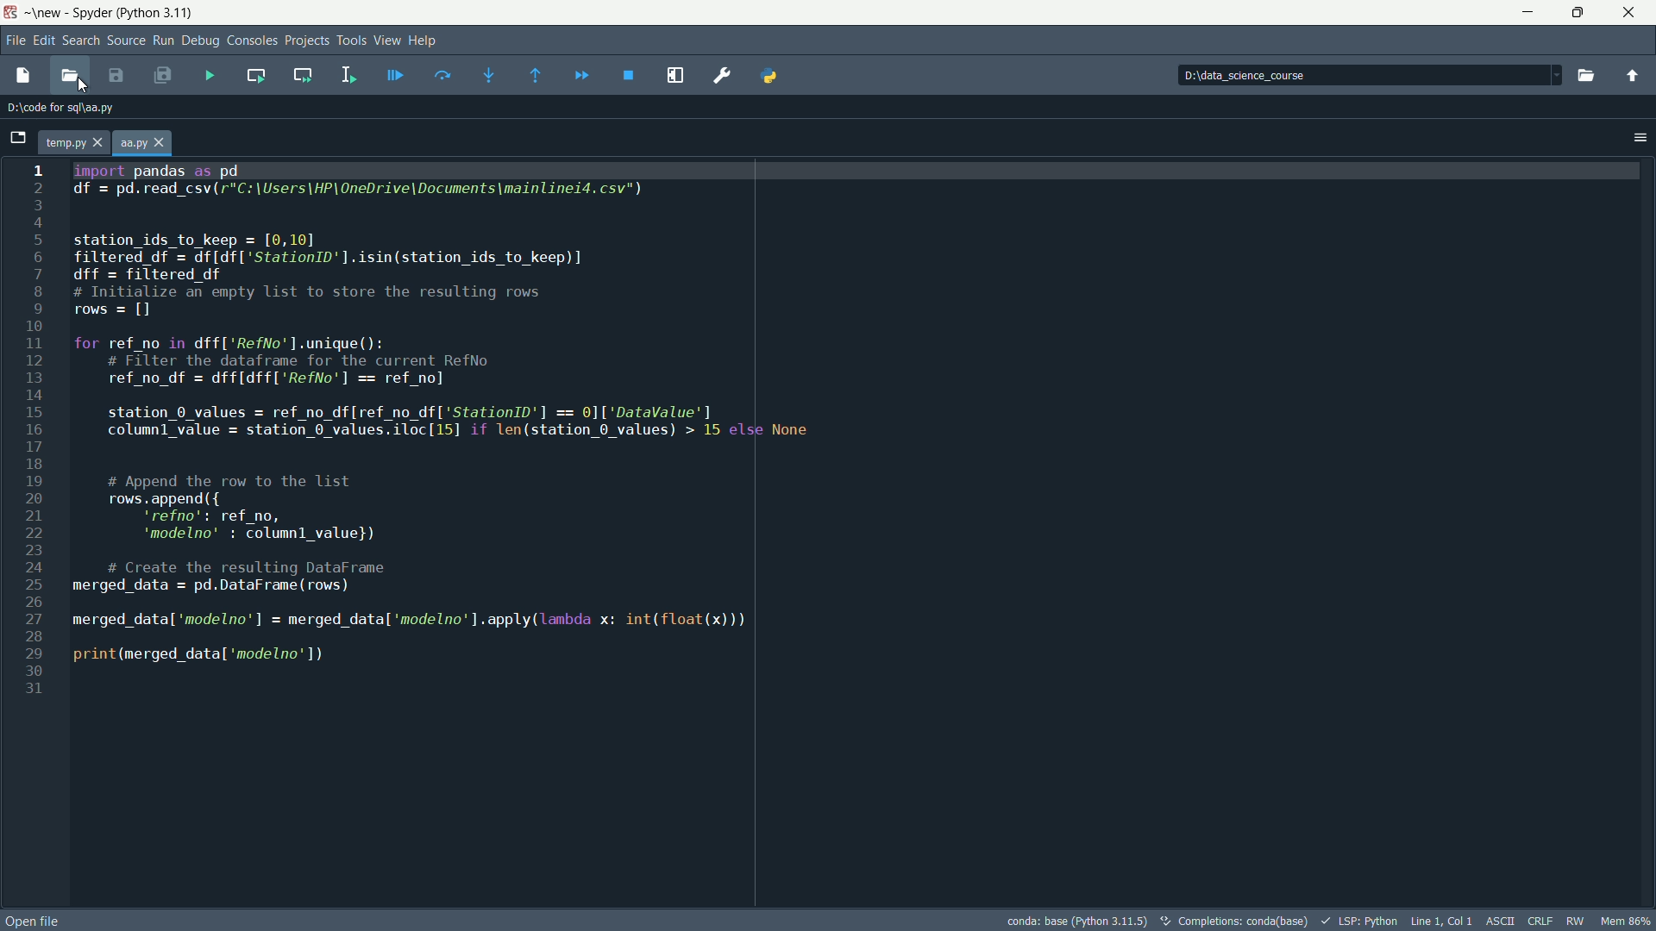  What do you see at coordinates (387, 39) in the screenshot?
I see `View menu` at bounding box center [387, 39].